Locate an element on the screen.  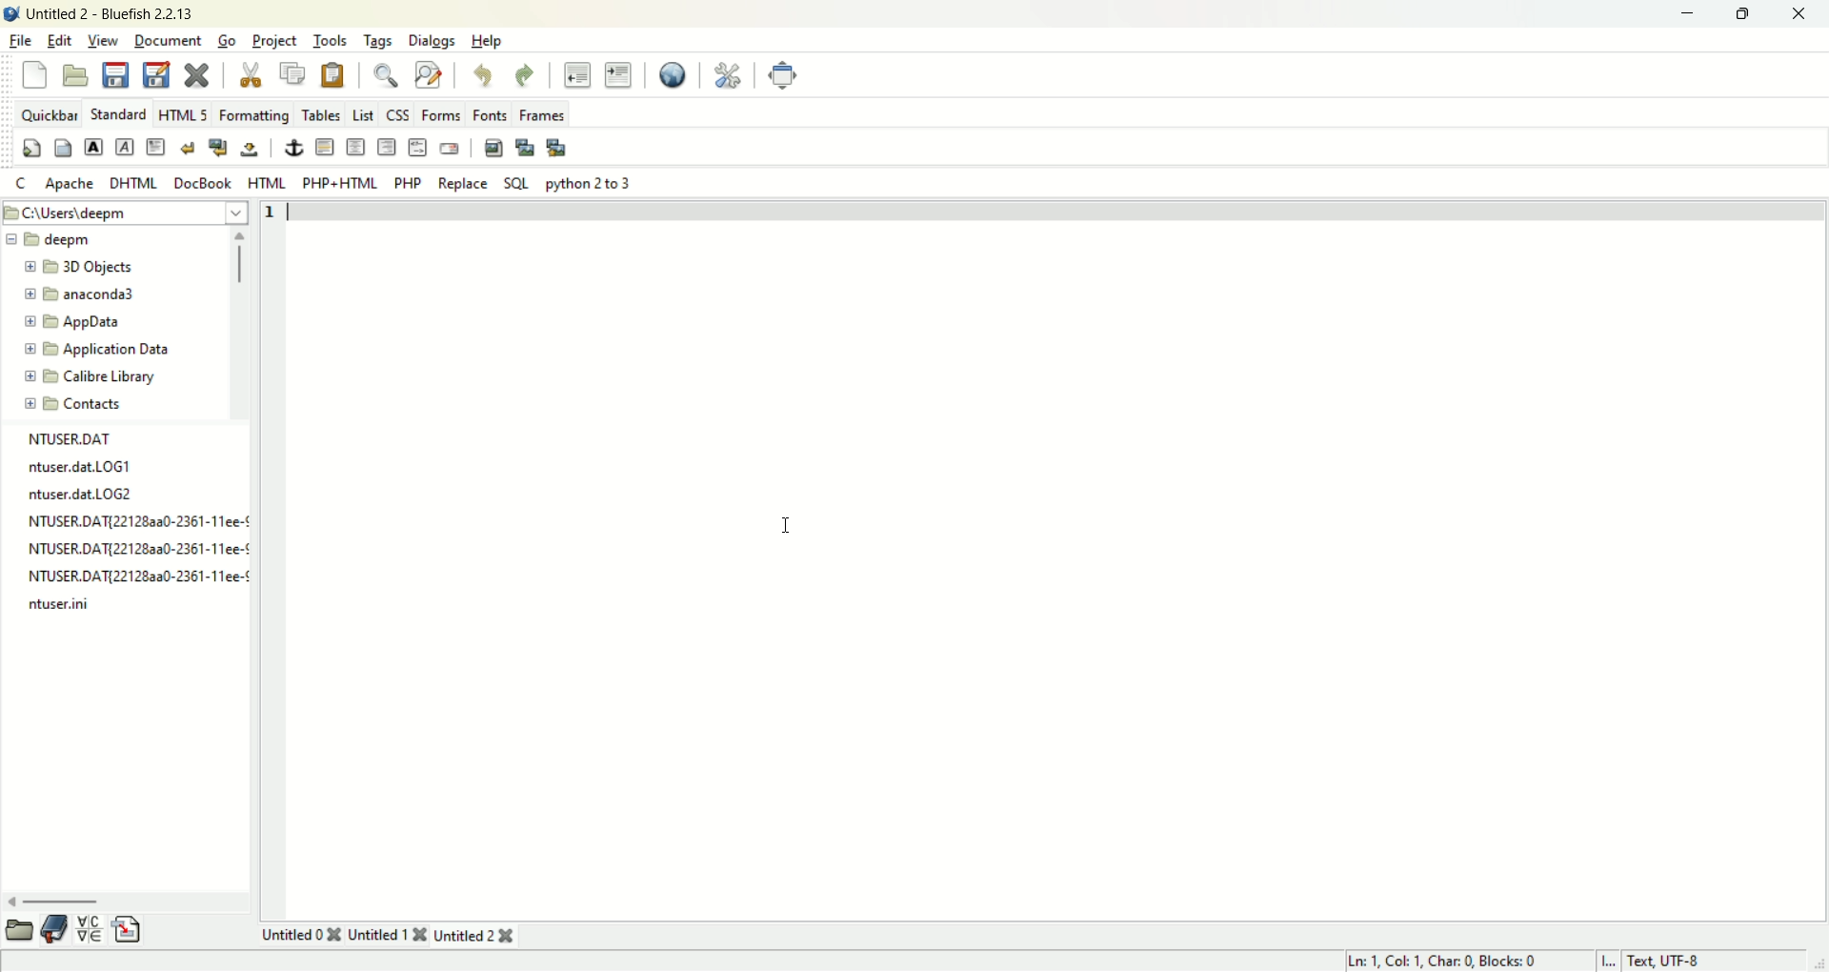
copy is located at coordinates (291, 74).